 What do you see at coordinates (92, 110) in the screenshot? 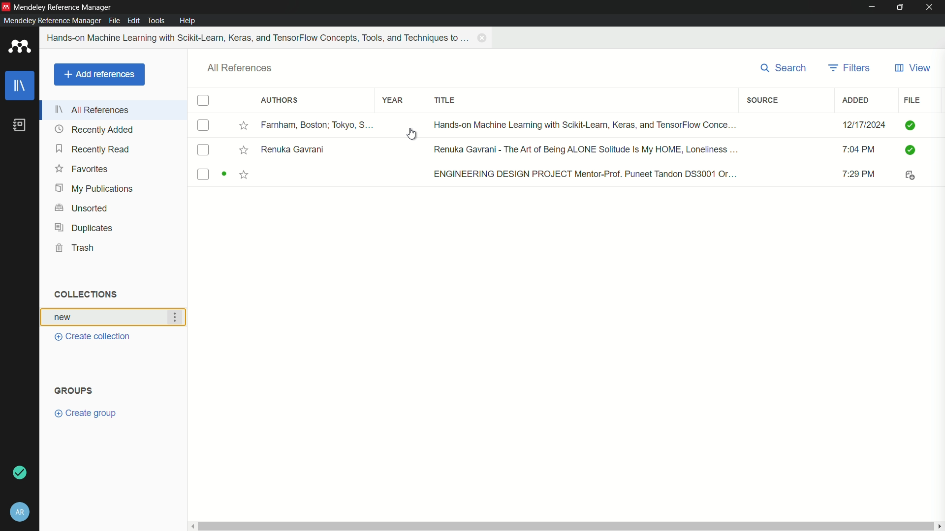
I see `all references` at bounding box center [92, 110].